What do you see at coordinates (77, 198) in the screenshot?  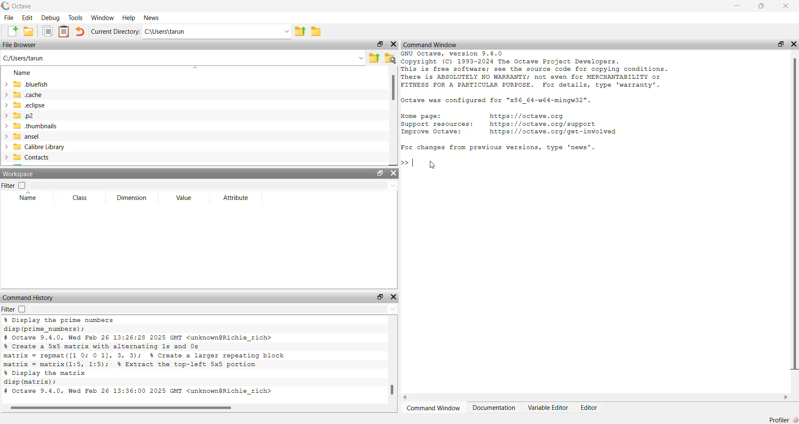 I see `class` at bounding box center [77, 198].